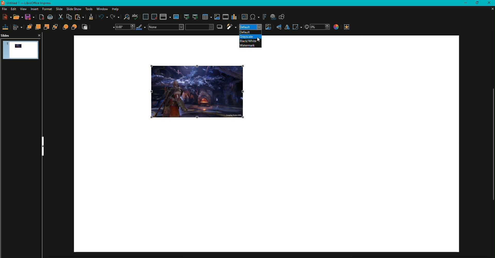 The image size is (495, 258). I want to click on Shadow, so click(220, 27).